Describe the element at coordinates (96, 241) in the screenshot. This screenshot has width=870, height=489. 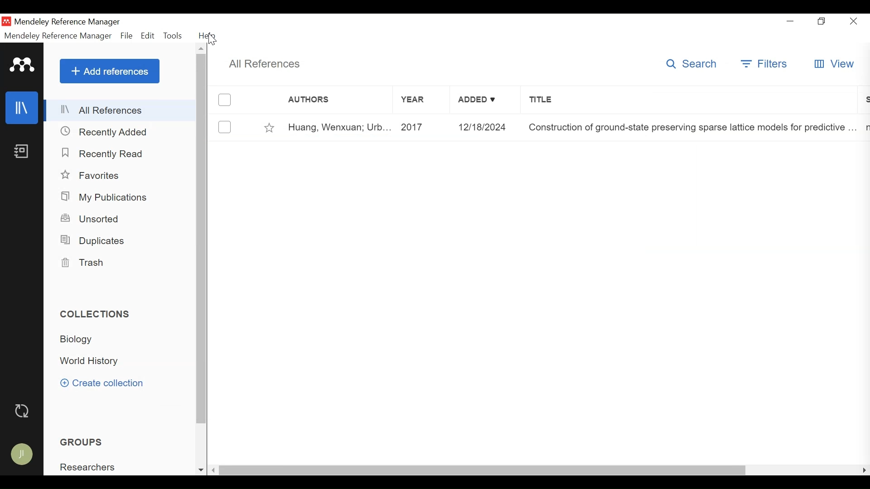
I see `Duplicates` at that location.